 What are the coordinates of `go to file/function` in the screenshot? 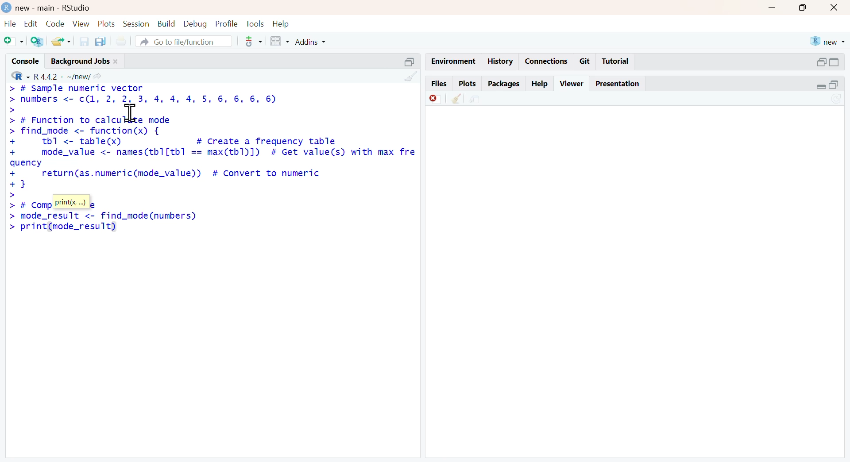 It's located at (185, 41).